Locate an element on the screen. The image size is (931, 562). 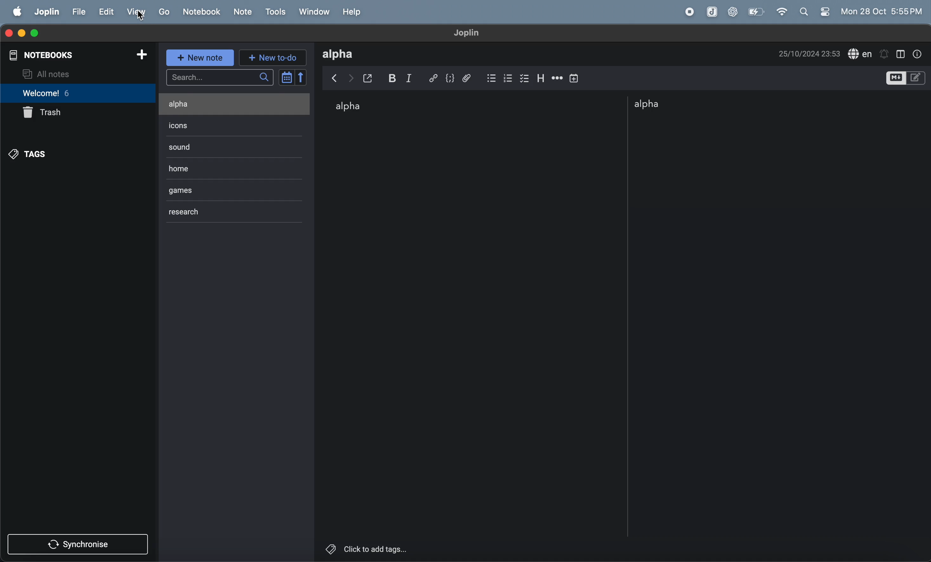
note 1 alpha is located at coordinates (217, 103).